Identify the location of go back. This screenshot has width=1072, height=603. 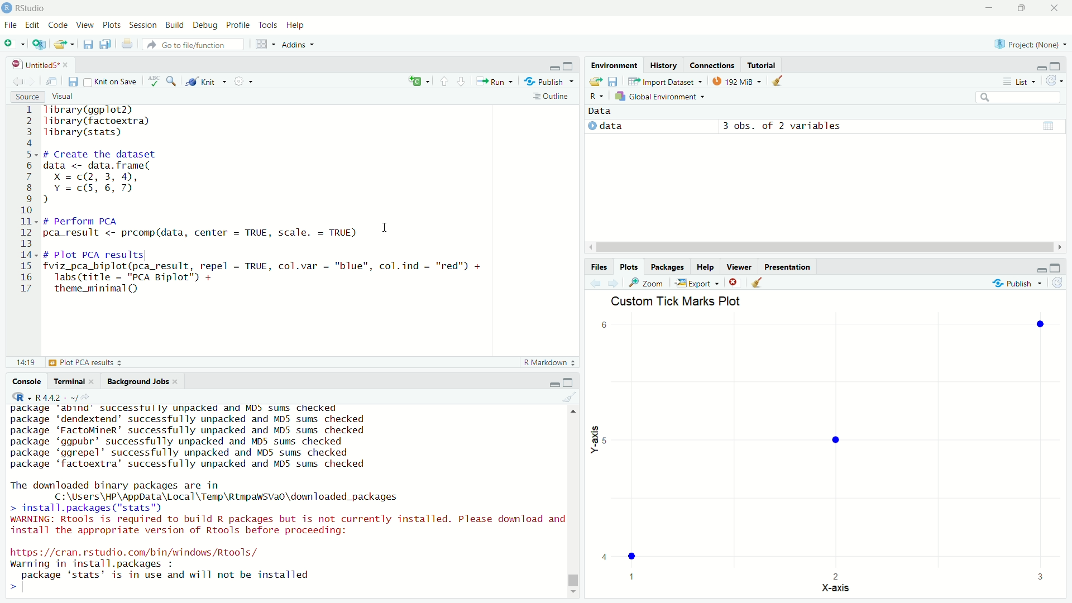
(597, 283).